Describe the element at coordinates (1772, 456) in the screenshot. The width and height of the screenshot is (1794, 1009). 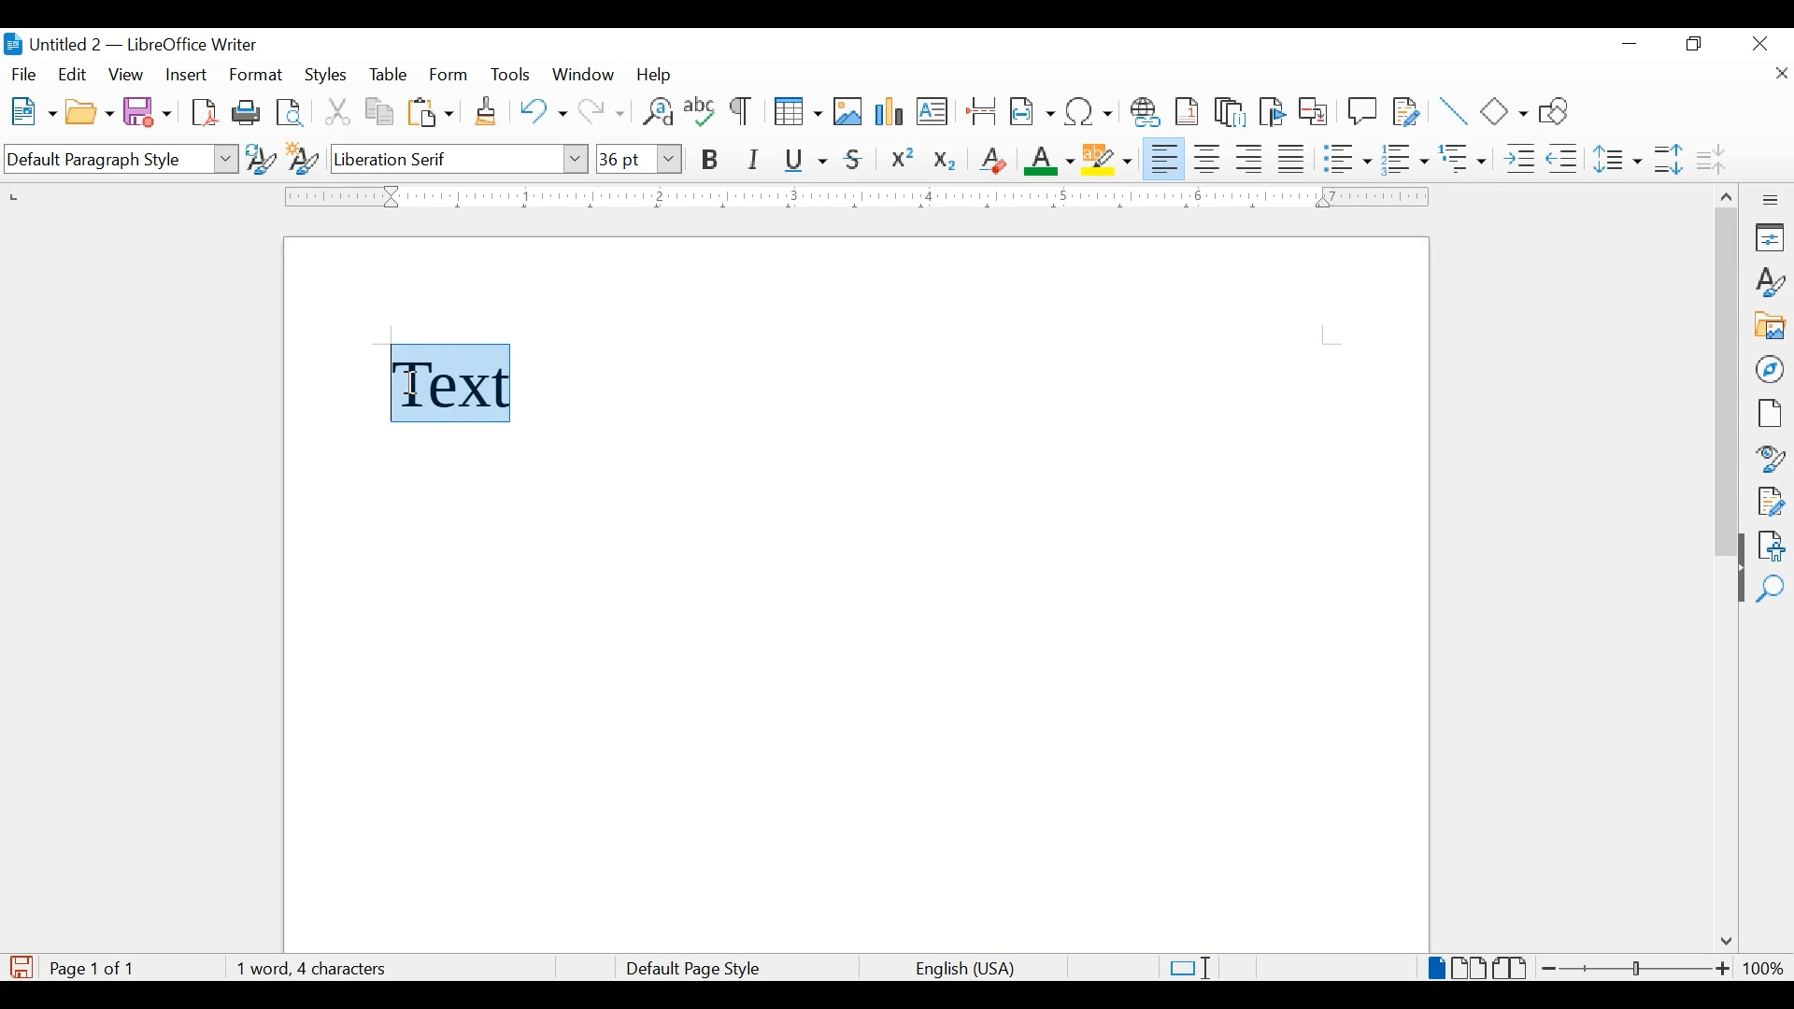
I see `style inspector` at that location.